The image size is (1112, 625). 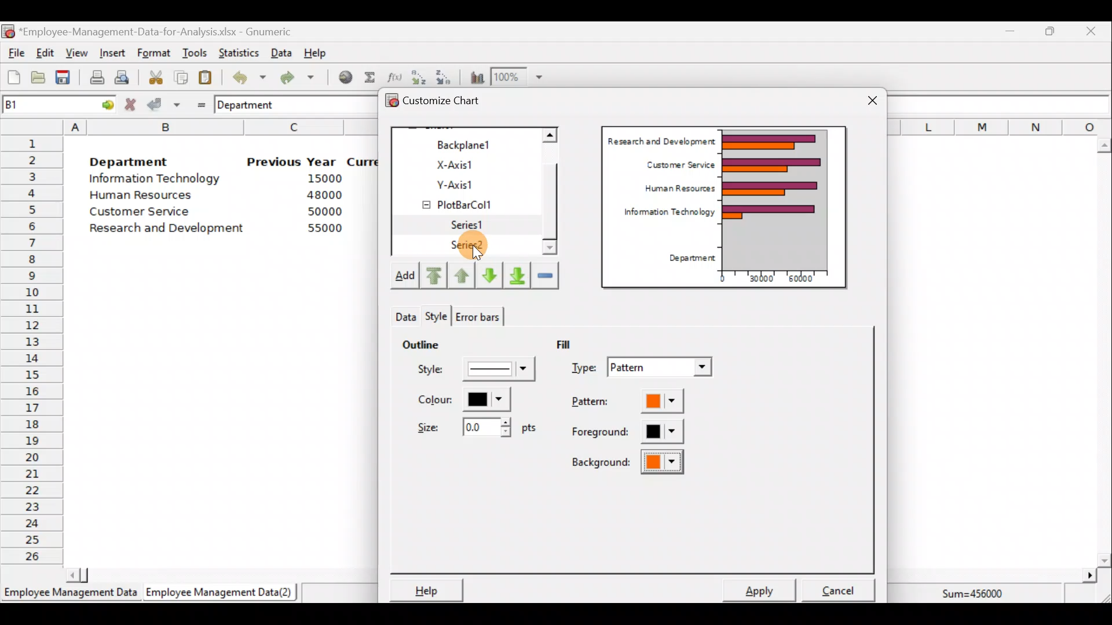 I want to click on Remove, so click(x=545, y=274).